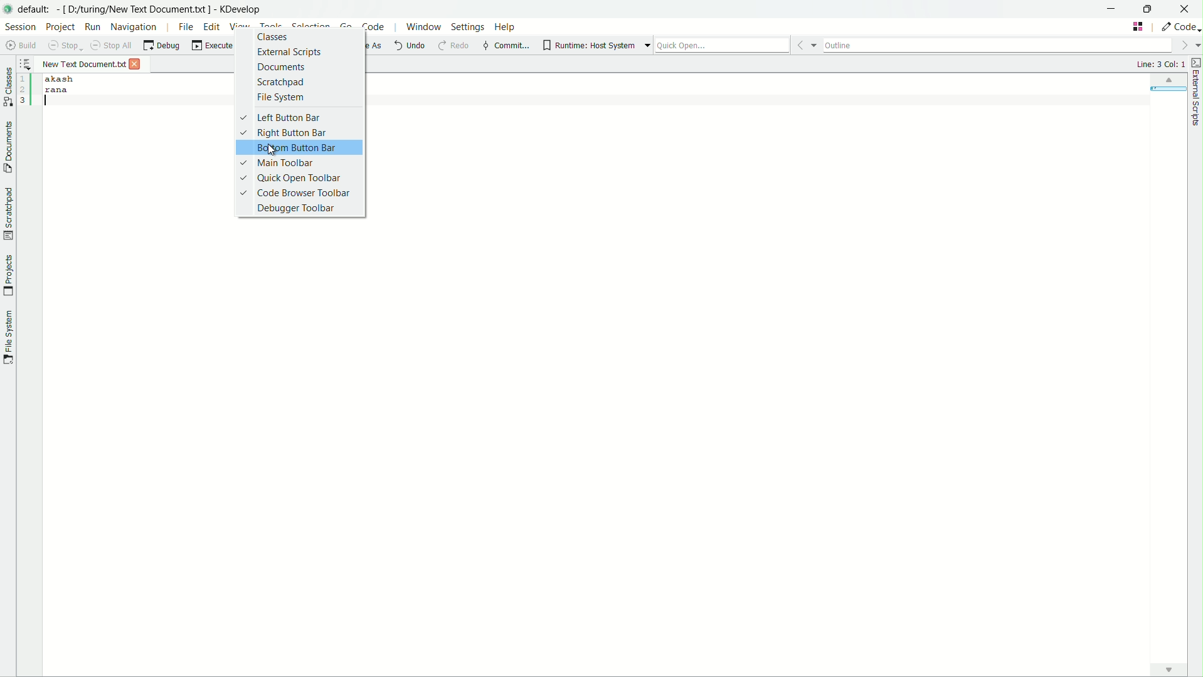  I want to click on project menu, so click(60, 26).